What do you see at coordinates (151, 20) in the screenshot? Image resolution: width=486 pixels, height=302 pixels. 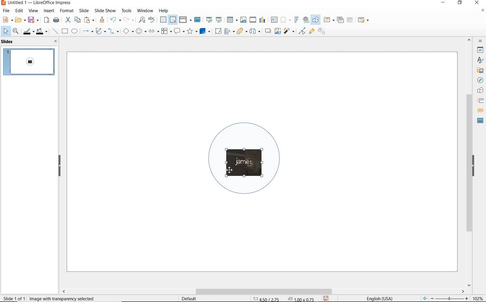 I see `spelling` at bounding box center [151, 20].